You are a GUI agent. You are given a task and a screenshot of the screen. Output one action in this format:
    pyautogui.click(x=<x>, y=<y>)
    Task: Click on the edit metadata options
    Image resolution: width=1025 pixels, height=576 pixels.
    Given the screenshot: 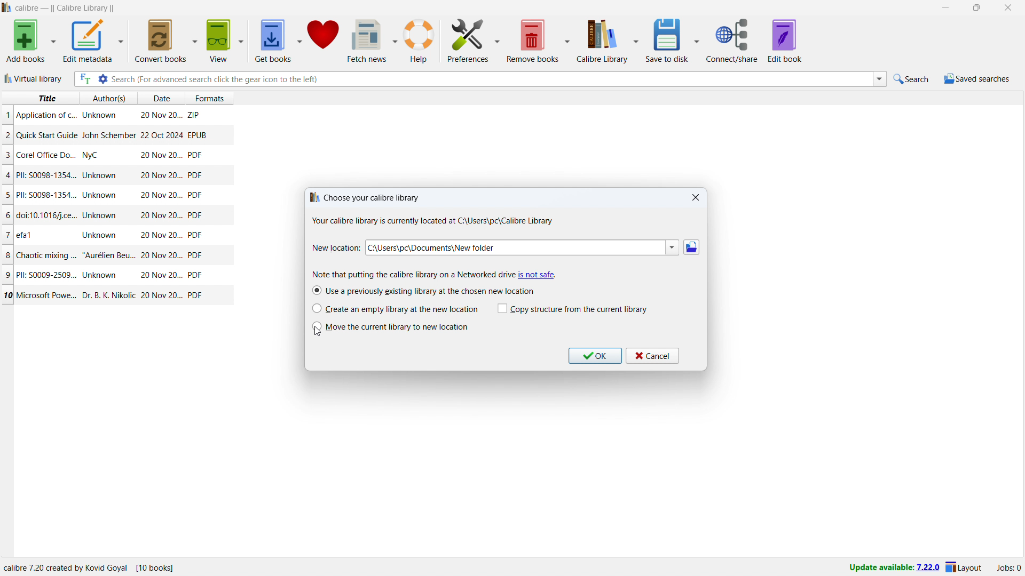 What is the action you would take?
    pyautogui.click(x=120, y=41)
    